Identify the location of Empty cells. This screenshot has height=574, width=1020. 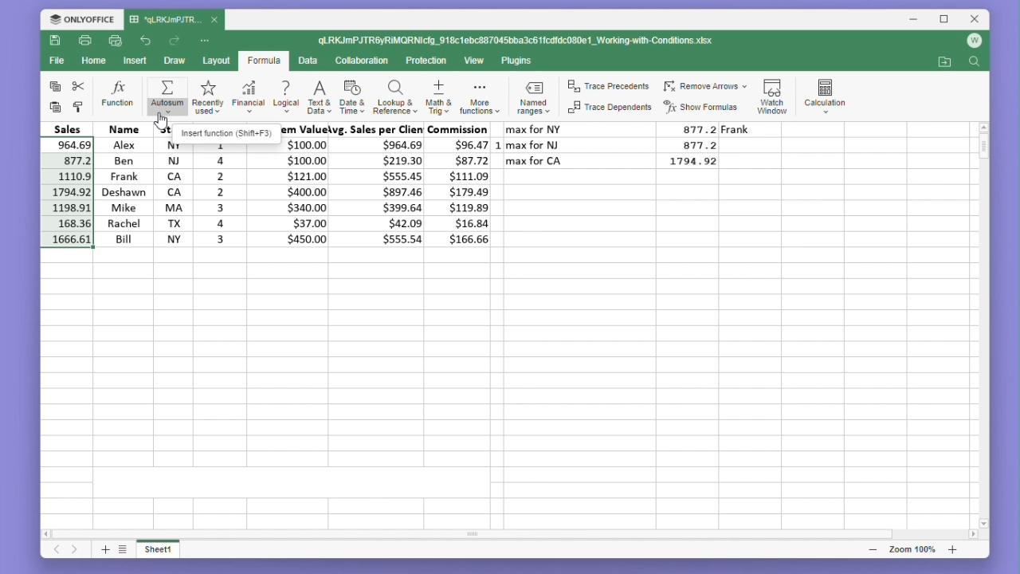
(500, 383).